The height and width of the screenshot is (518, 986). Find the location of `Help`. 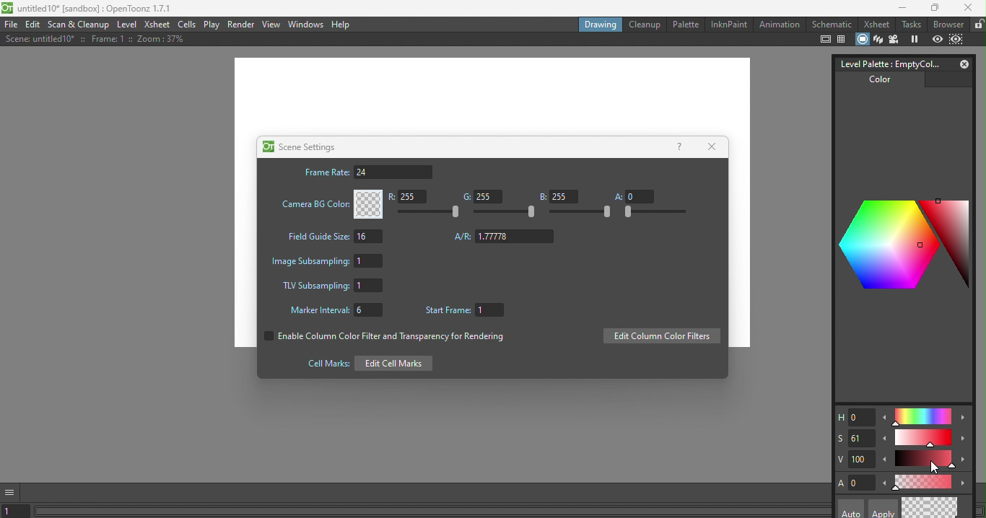

Help is located at coordinates (343, 25).